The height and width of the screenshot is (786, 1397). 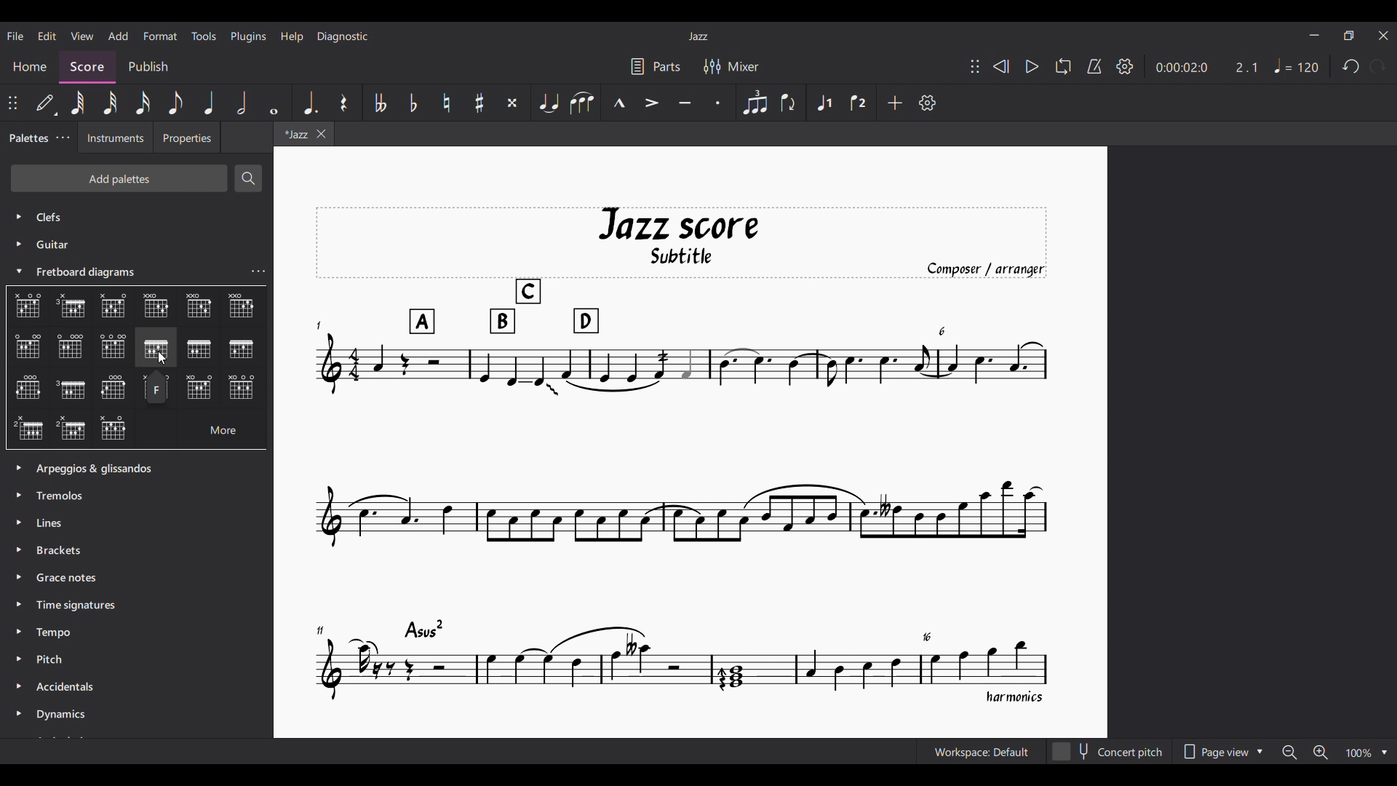 I want to click on Tie, so click(x=549, y=102).